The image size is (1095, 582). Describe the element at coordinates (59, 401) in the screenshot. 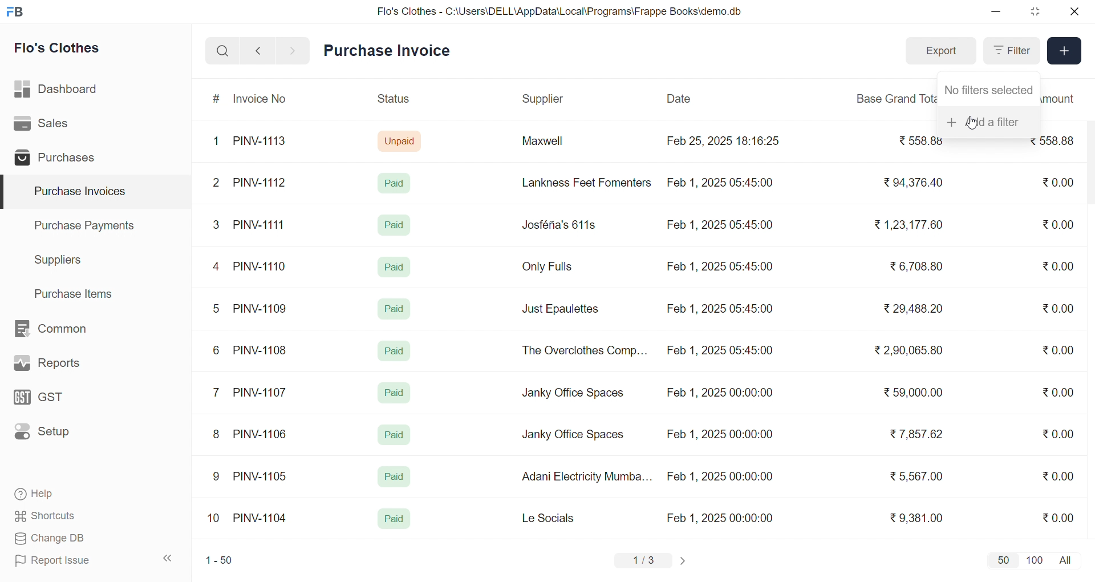

I see `GST` at that location.